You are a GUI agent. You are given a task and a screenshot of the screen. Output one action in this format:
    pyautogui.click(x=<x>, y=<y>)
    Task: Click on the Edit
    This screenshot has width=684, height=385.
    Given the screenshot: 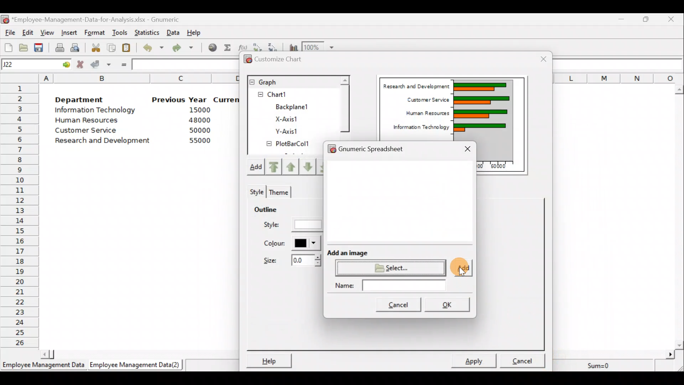 What is the action you would take?
    pyautogui.click(x=28, y=32)
    